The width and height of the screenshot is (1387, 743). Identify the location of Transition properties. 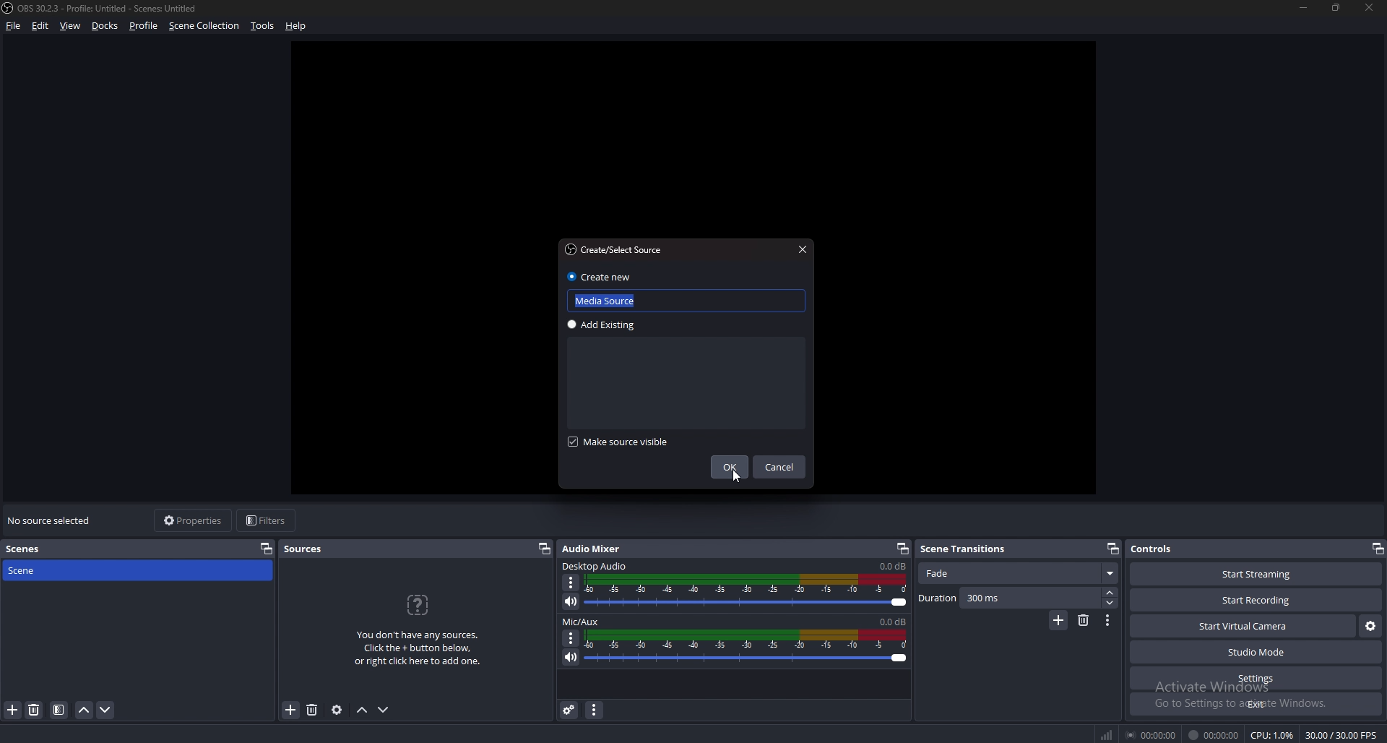
(1107, 621).